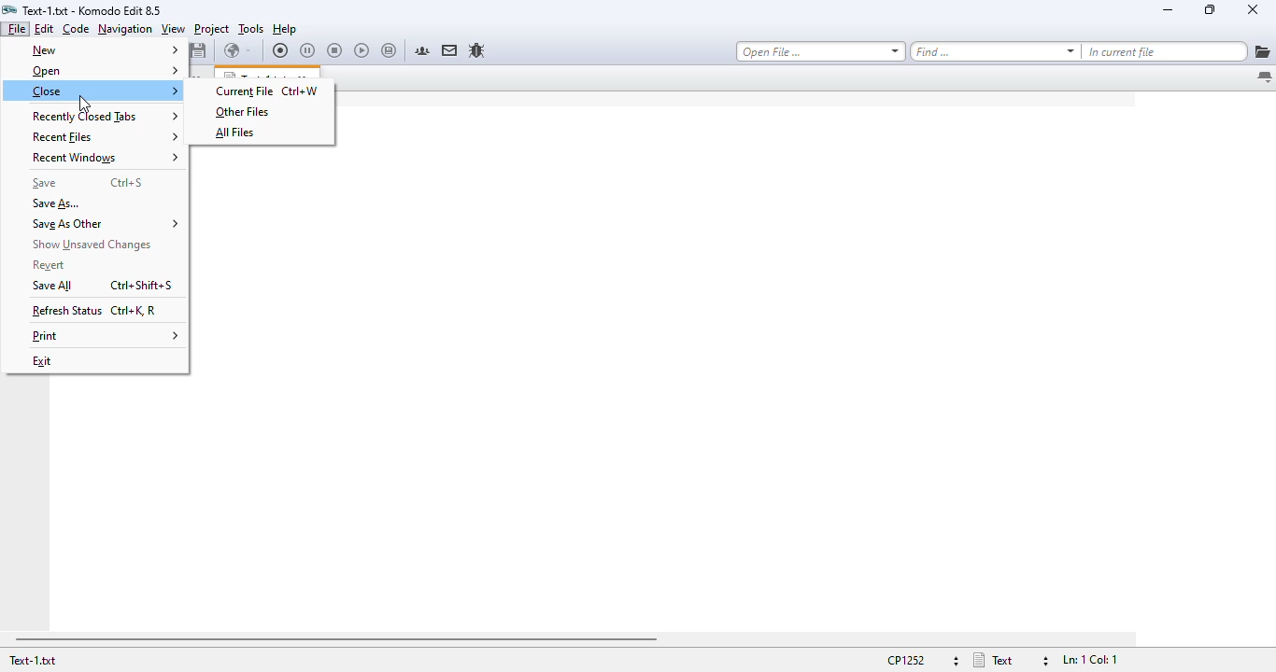 This screenshot has height=672, width=1276. Describe the element at coordinates (92, 10) in the screenshot. I see `text-1` at that location.